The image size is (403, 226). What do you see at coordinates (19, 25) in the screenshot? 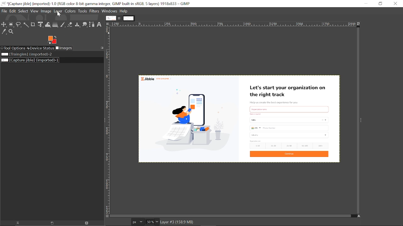
I see `Free select tool` at bounding box center [19, 25].